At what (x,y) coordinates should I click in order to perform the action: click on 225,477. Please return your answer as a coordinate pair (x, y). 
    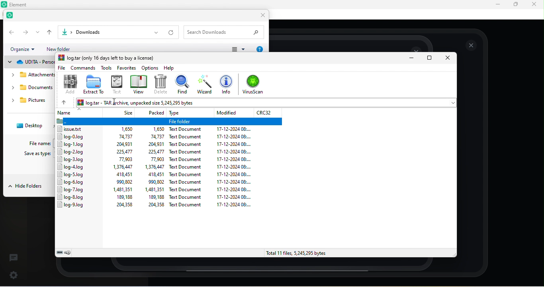
    Looking at the image, I should click on (155, 151).